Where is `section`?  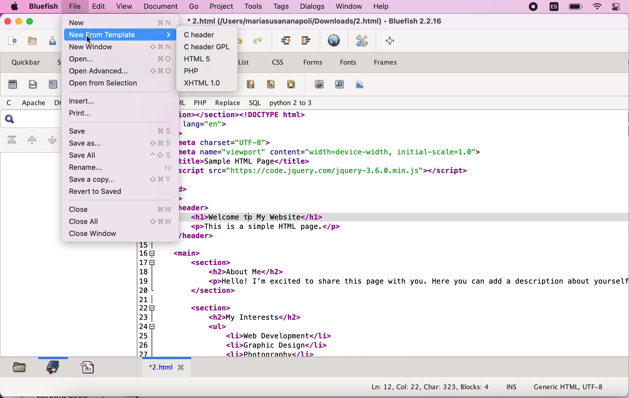
section is located at coordinates (12, 85).